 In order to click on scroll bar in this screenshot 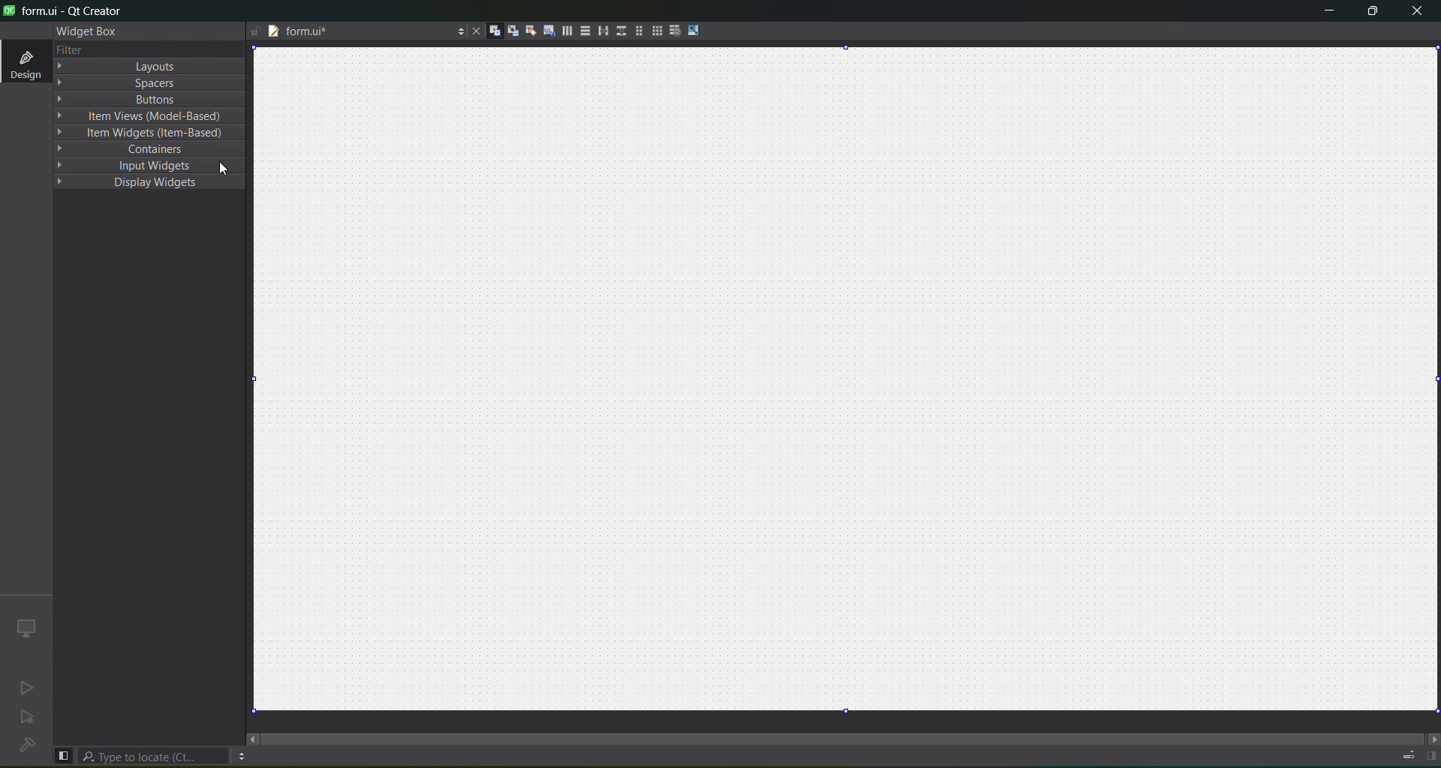, I will do `click(850, 738)`.